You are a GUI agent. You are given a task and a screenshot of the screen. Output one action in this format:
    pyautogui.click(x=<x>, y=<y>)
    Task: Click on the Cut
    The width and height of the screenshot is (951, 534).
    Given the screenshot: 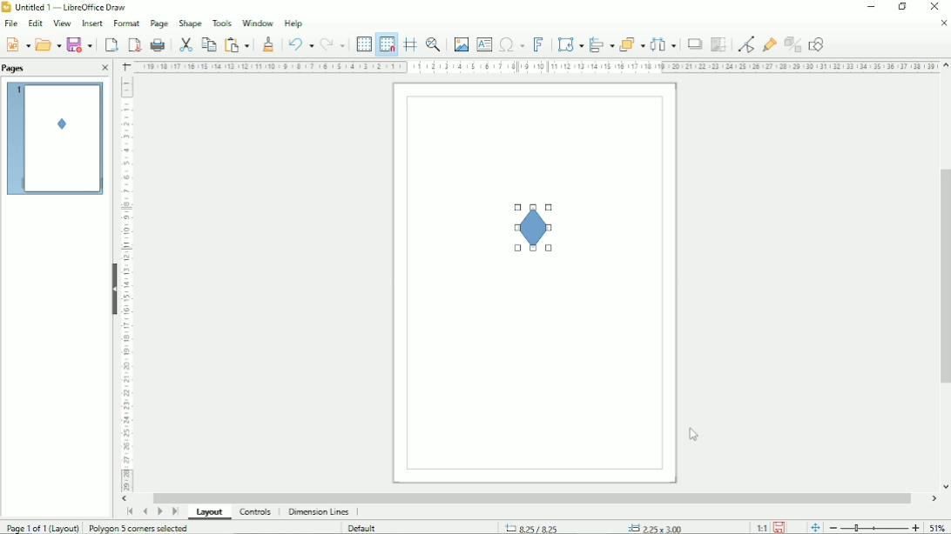 What is the action you would take?
    pyautogui.click(x=185, y=43)
    